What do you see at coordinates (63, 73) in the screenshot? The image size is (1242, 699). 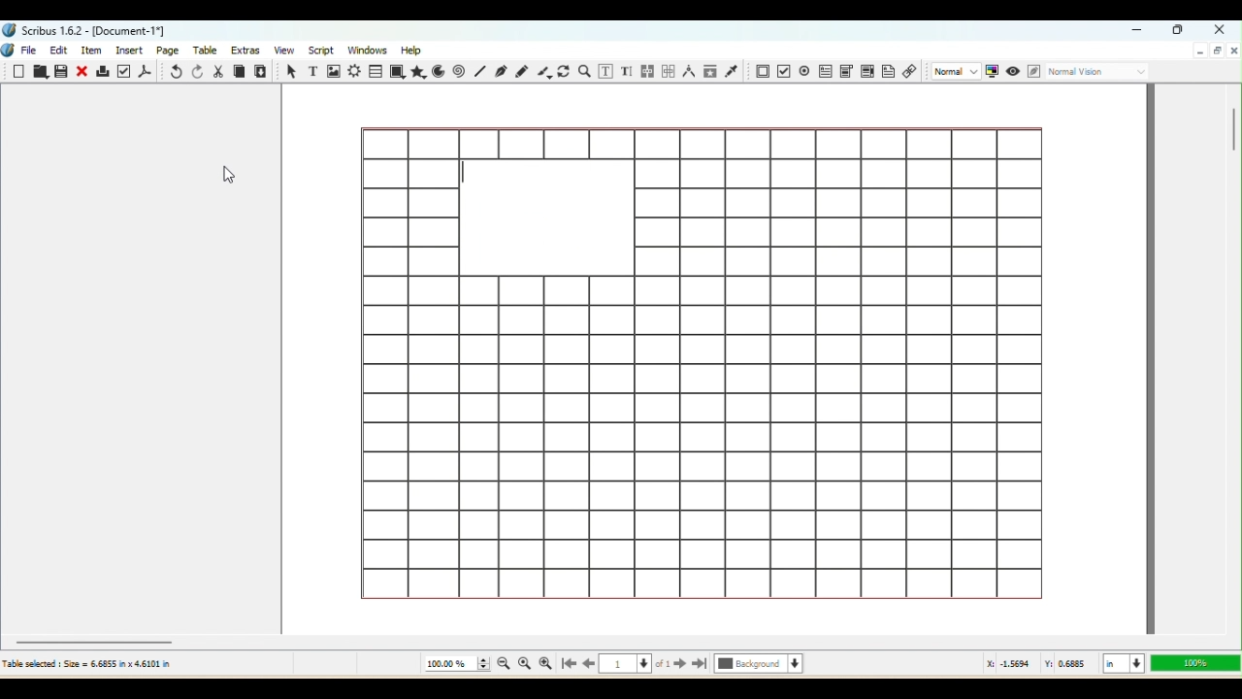 I see `Save` at bounding box center [63, 73].